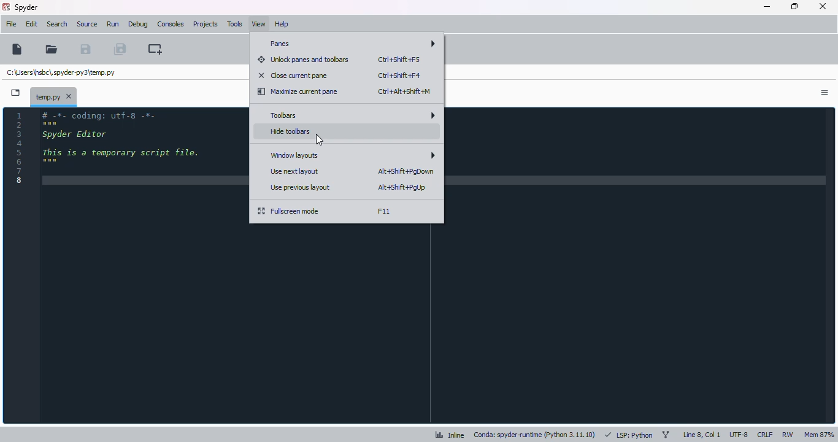  I want to click on shortcut for use next layout, so click(407, 171).